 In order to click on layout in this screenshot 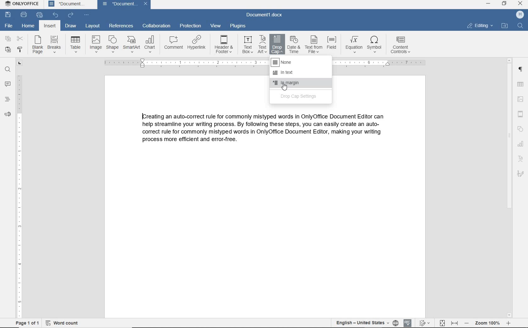, I will do `click(92, 26)`.